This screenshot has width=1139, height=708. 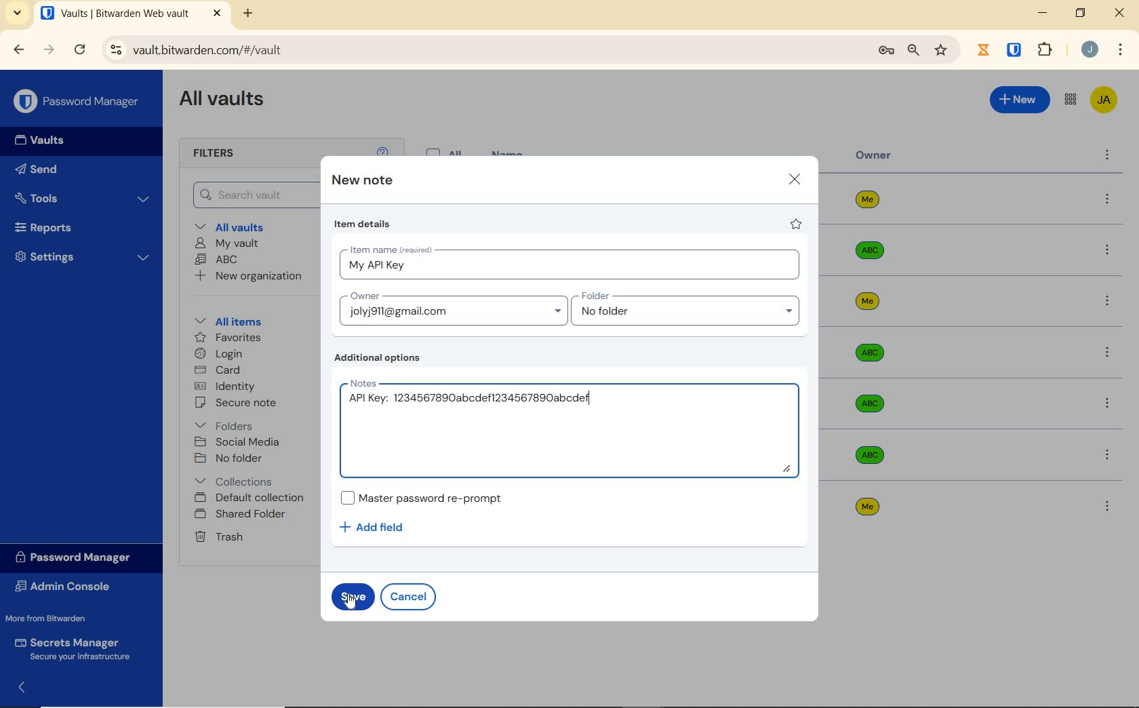 I want to click on new note, so click(x=362, y=181).